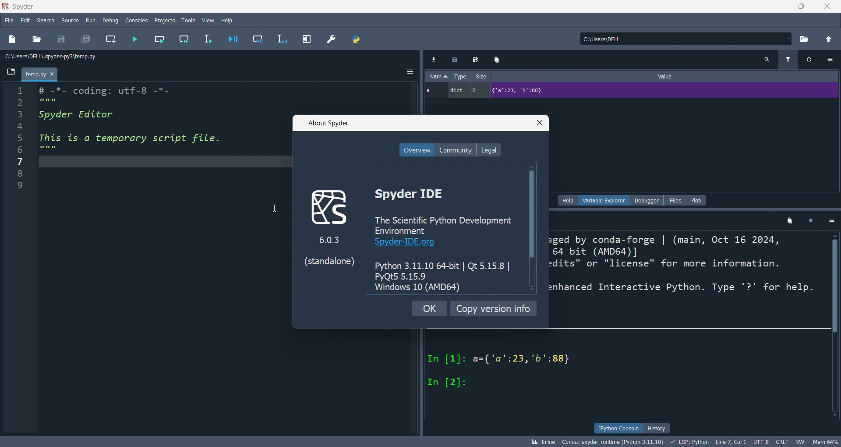 The image size is (841, 447). Describe the element at coordinates (25, 21) in the screenshot. I see `edit` at that location.